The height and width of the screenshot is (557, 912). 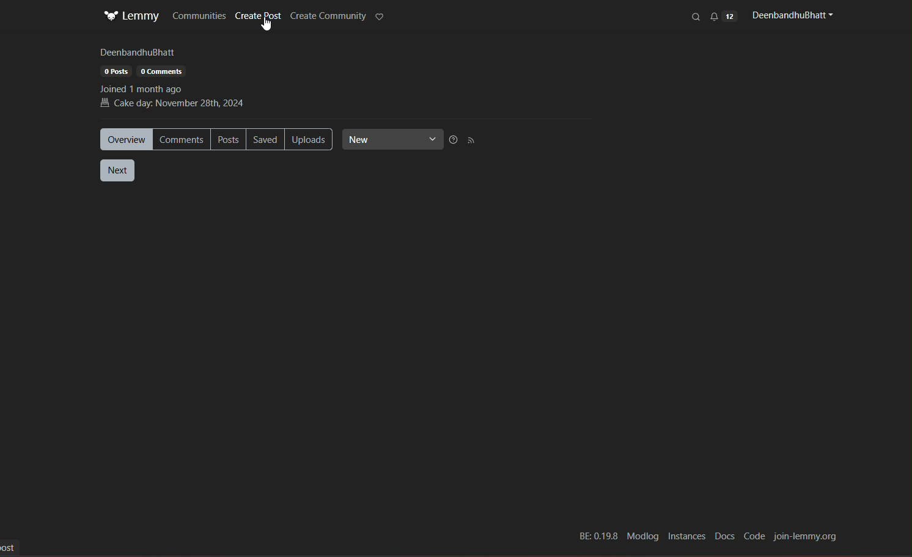 What do you see at coordinates (199, 15) in the screenshot?
I see `Communities` at bounding box center [199, 15].